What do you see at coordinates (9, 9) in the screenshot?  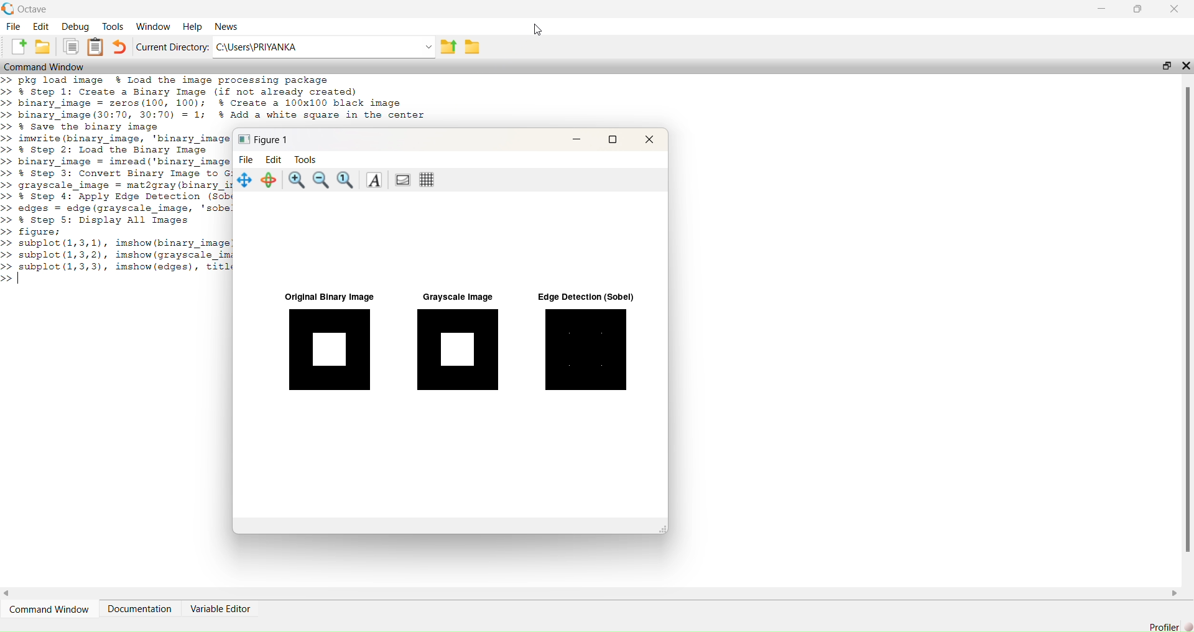 I see `logo` at bounding box center [9, 9].